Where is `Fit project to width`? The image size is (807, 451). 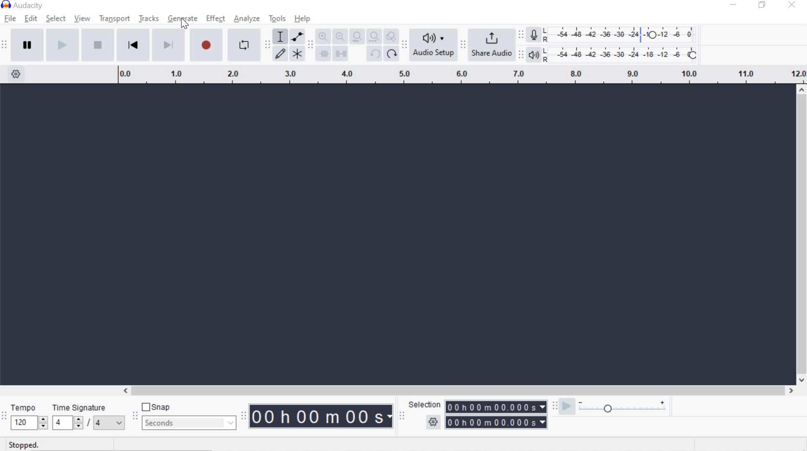
Fit project to width is located at coordinates (373, 37).